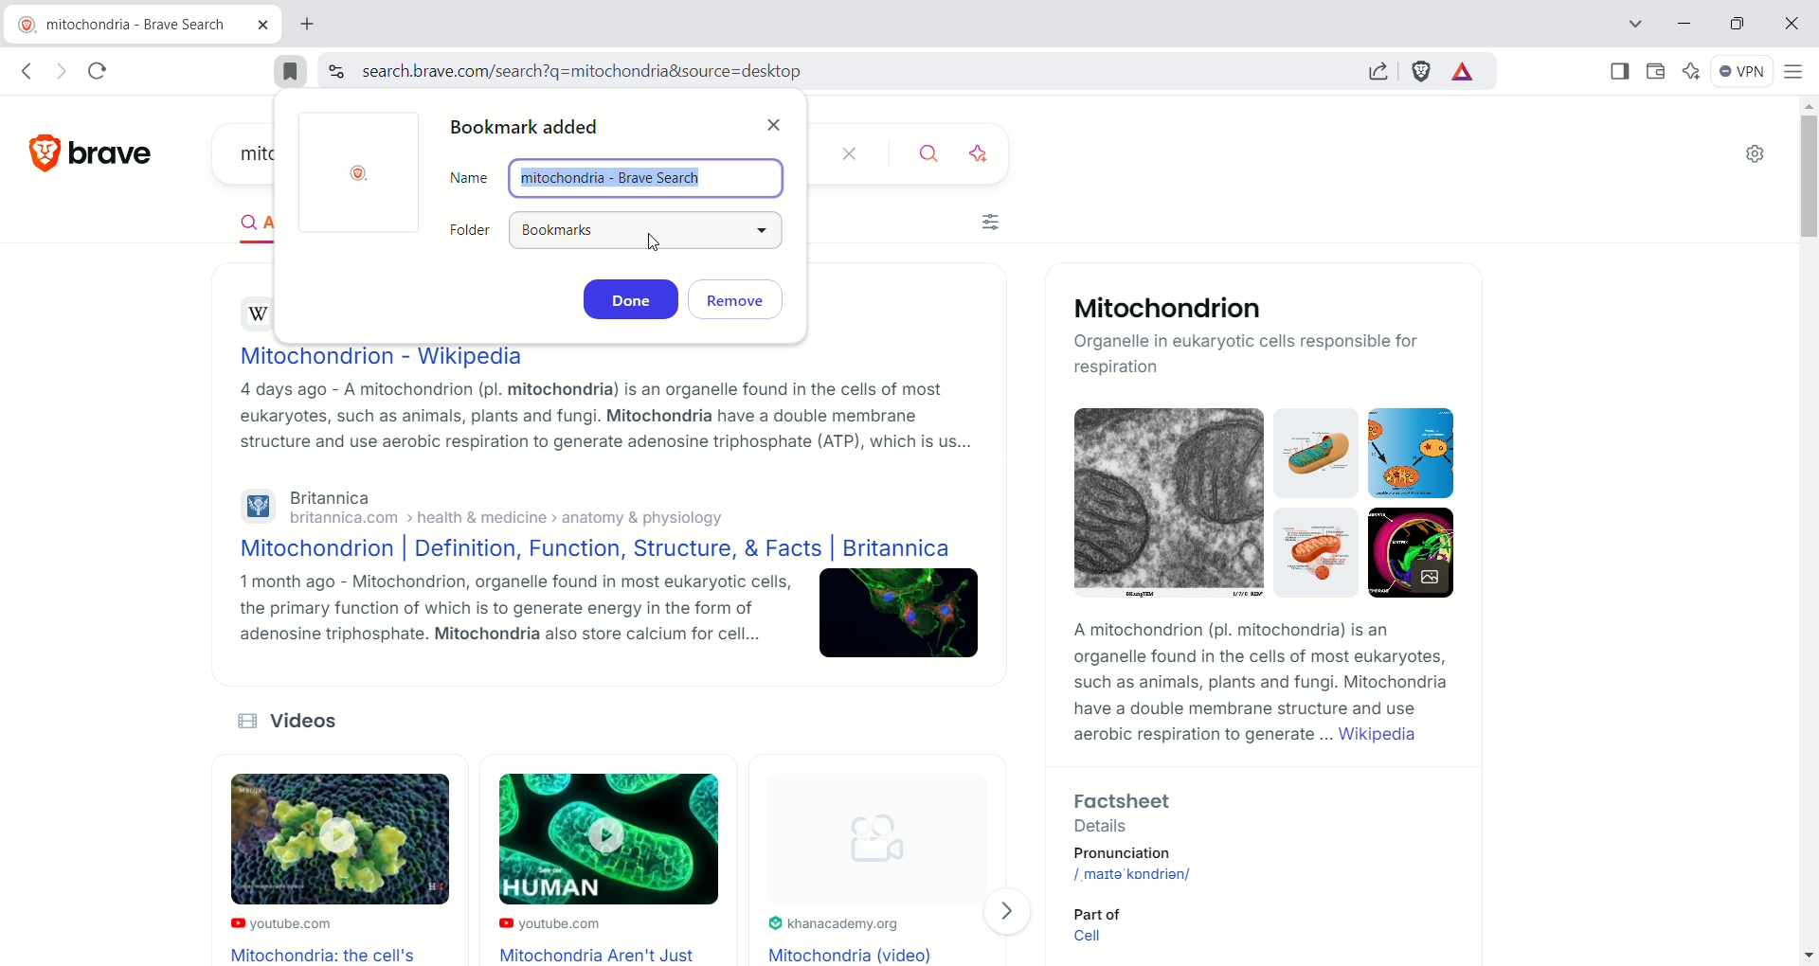 The height and width of the screenshot is (966, 1819). I want to click on wikipedia logo, so click(261, 313).